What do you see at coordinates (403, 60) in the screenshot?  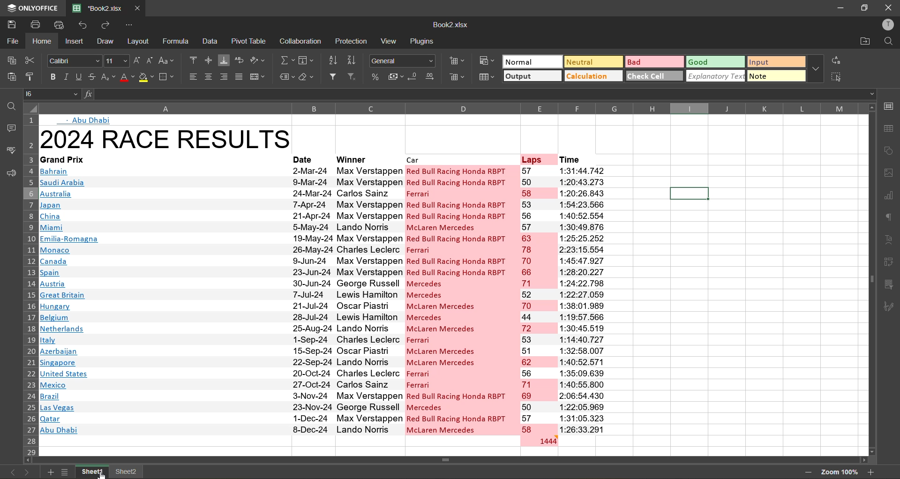 I see `number format` at bounding box center [403, 60].